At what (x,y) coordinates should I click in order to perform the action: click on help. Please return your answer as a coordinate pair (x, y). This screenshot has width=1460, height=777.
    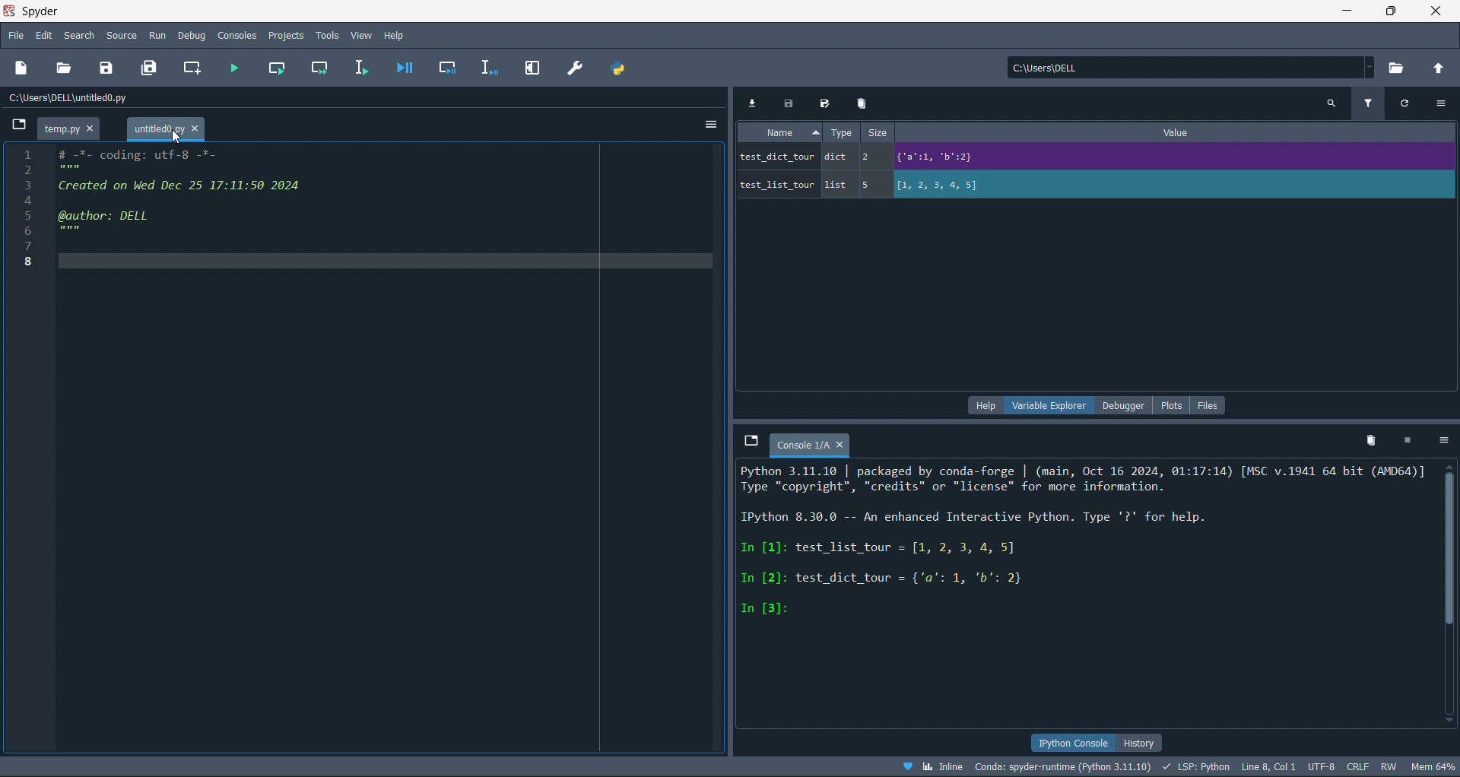
    Looking at the image, I should click on (394, 34).